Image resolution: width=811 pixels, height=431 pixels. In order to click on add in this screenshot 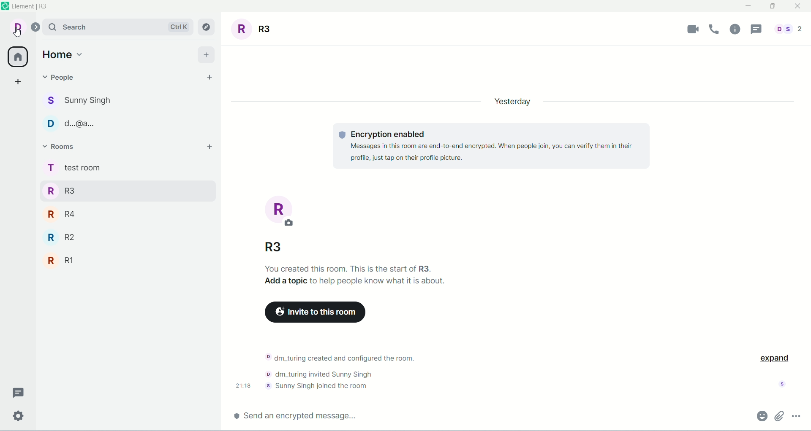, I will do `click(208, 146)`.